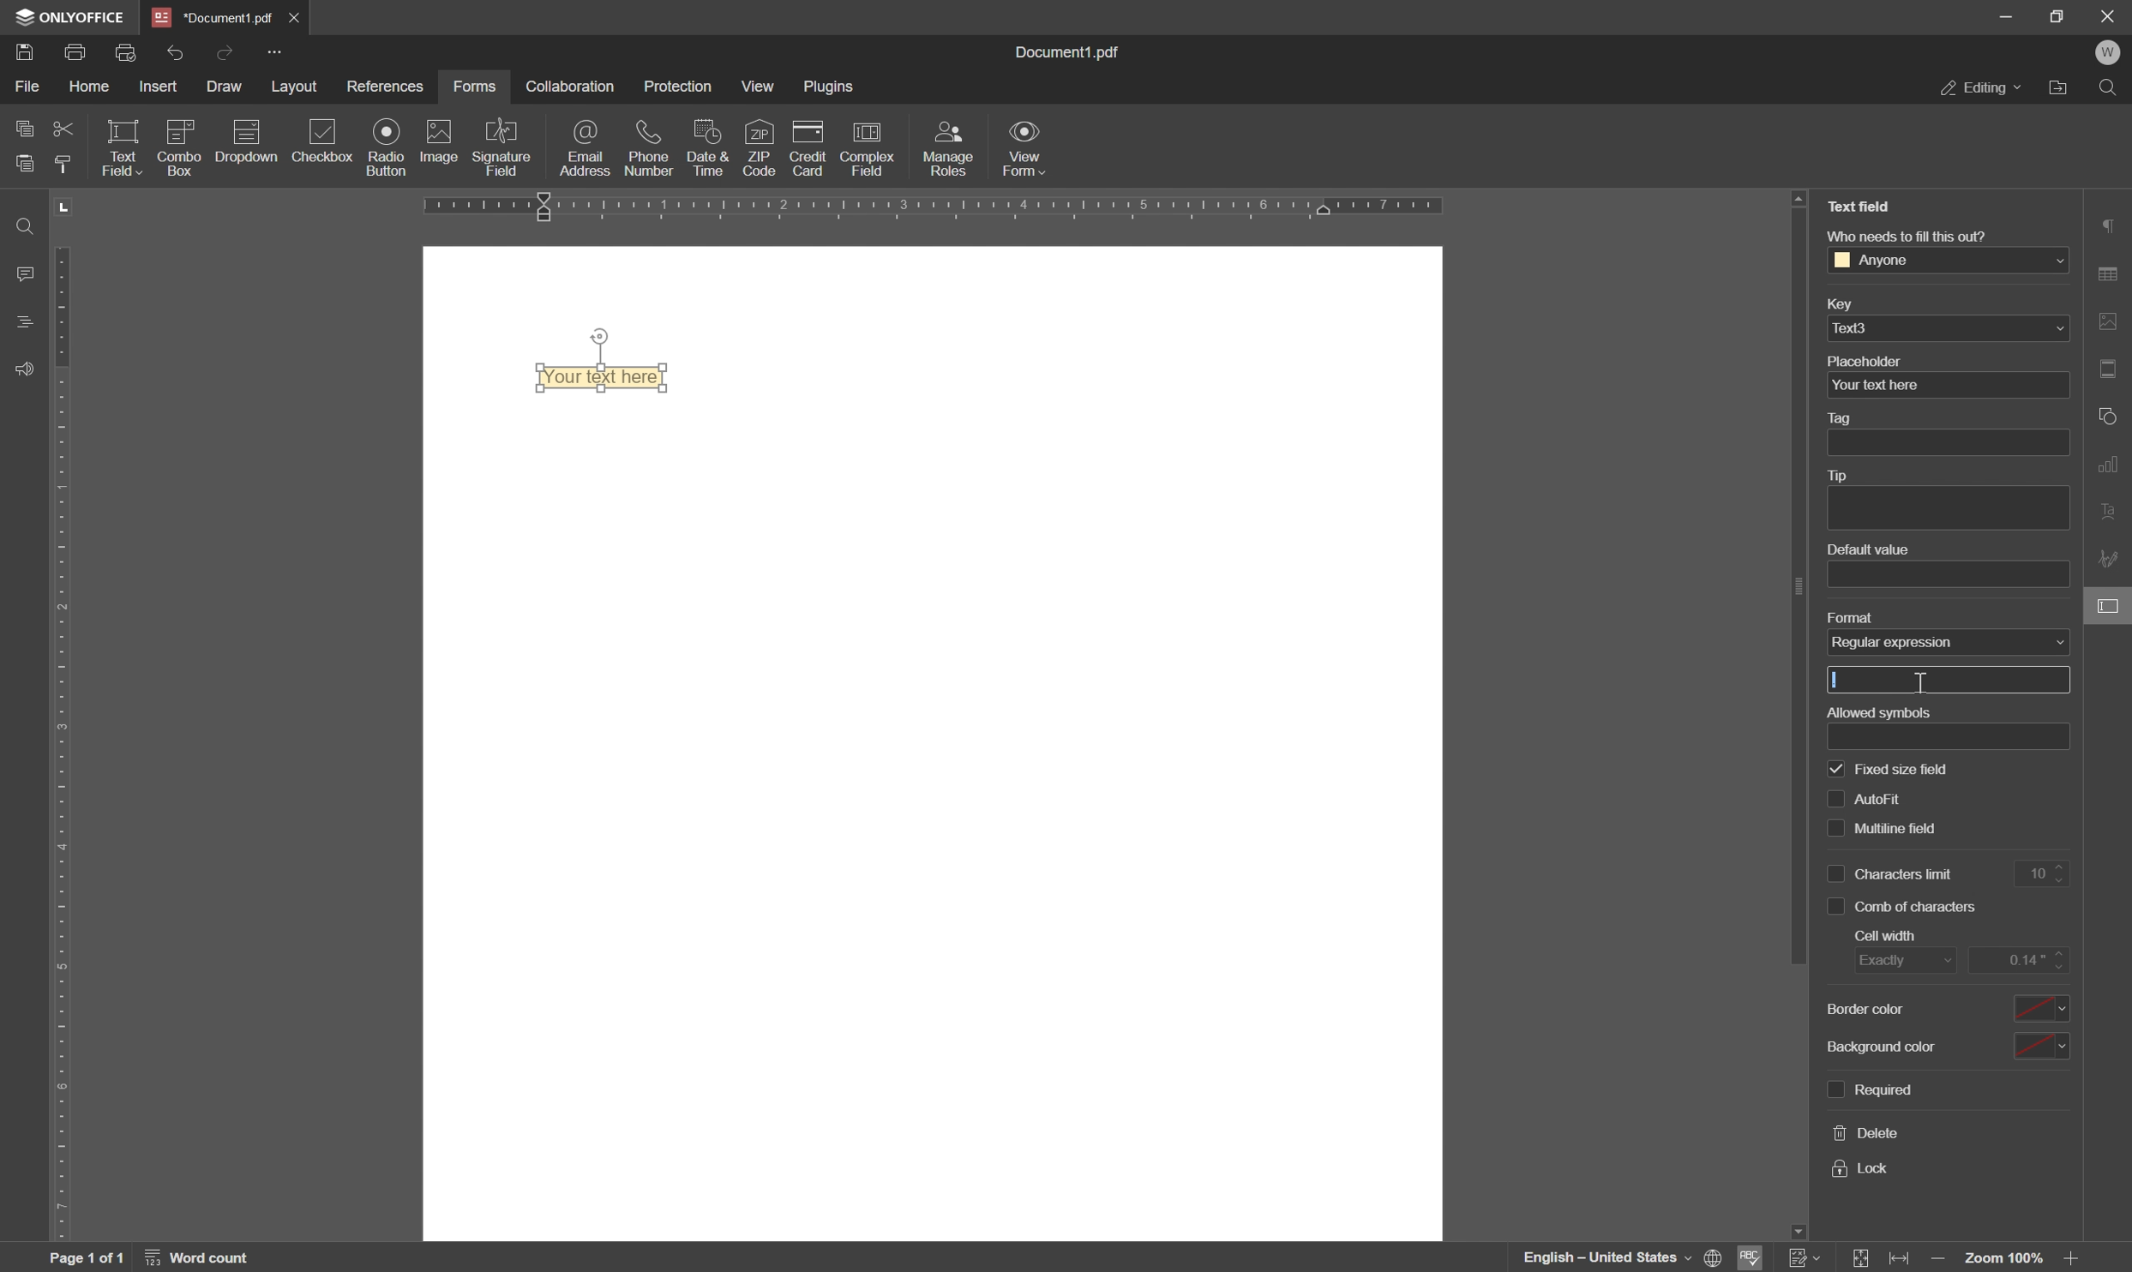 The image size is (2132, 1272). Describe the element at coordinates (26, 162) in the screenshot. I see `paste` at that location.